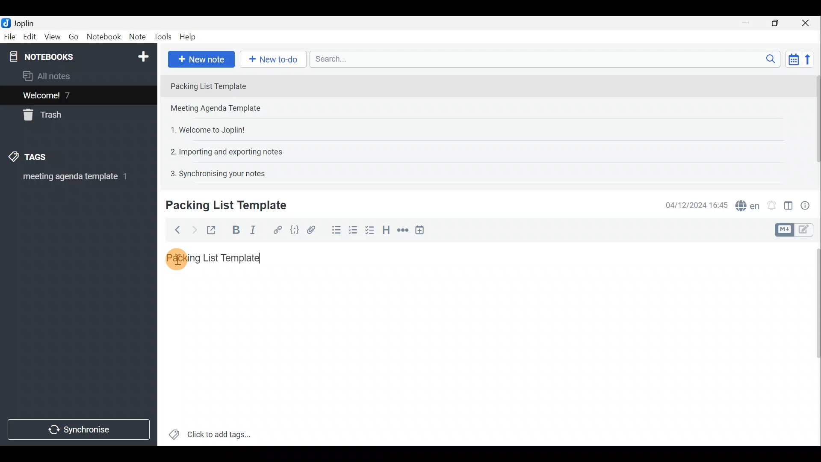  Describe the element at coordinates (192, 229) in the screenshot. I see `Forward` at that location.